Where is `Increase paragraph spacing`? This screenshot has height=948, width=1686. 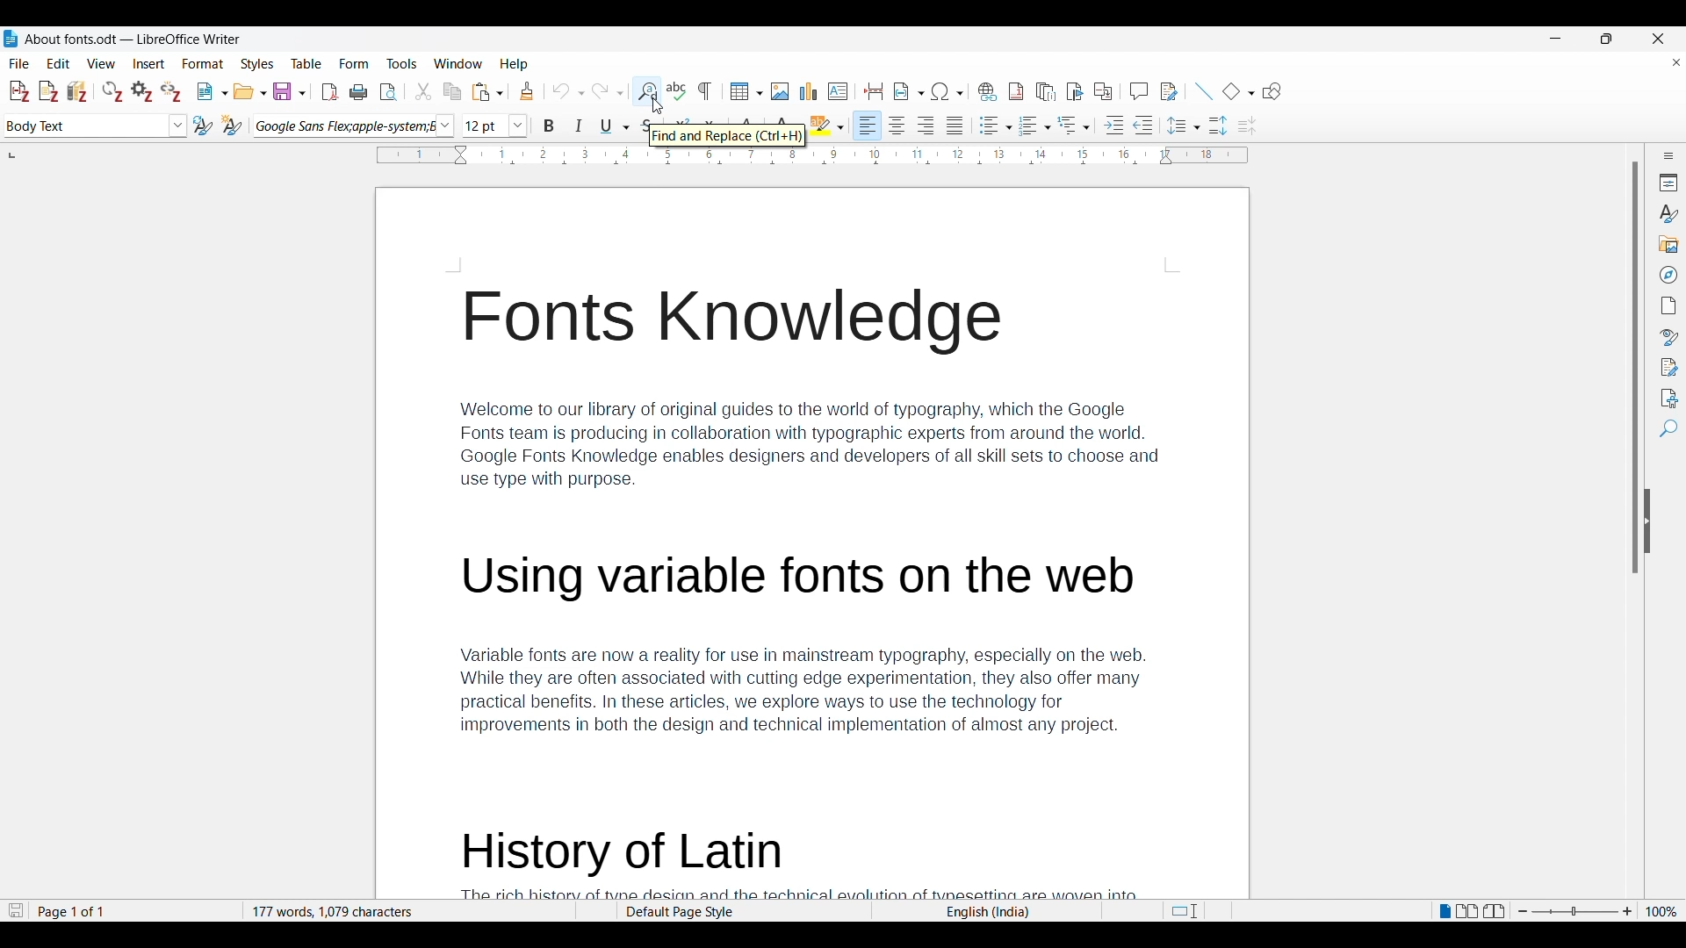
Increase paragraph spacing is located at coordinates (1219, 126).